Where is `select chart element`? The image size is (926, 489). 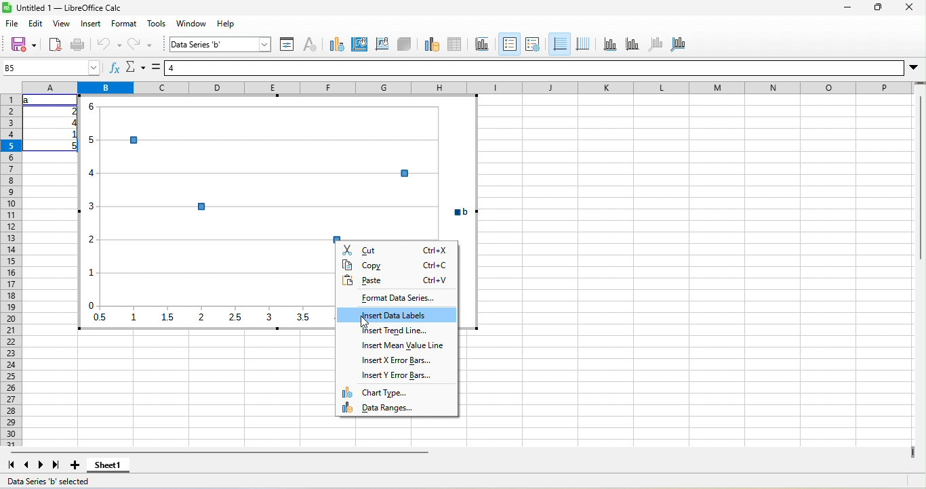 select chart element is located at coordinates (221, 44).